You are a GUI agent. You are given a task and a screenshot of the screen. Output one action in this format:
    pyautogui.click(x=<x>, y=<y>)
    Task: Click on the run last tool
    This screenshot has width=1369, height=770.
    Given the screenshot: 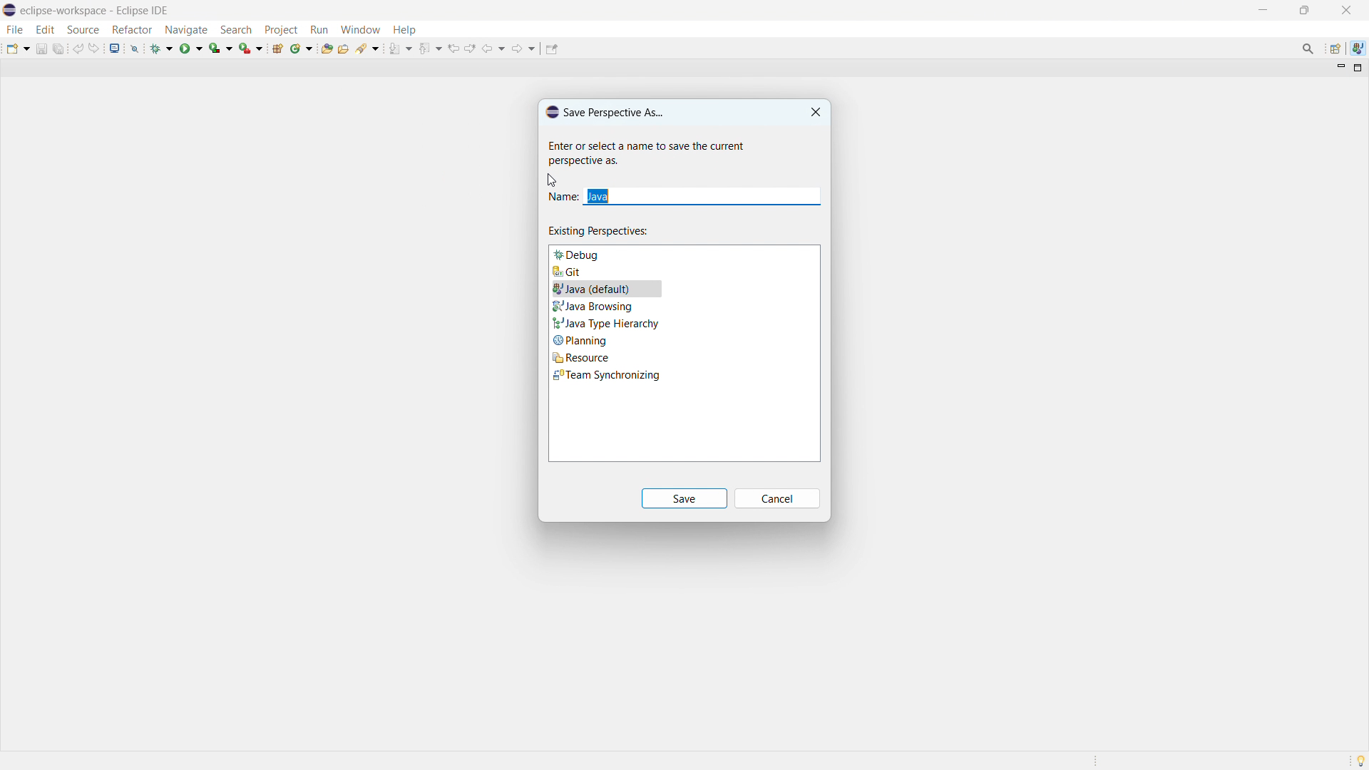 What is the action you would take?
    pyautogui.click(x=252, y=48)
    